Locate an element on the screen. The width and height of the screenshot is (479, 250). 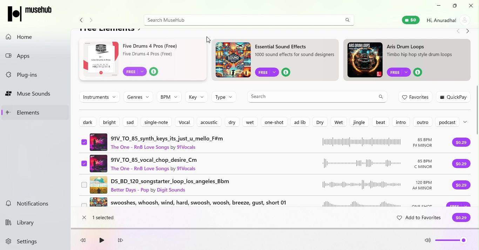
Select music is located at coordinates (84, 143).